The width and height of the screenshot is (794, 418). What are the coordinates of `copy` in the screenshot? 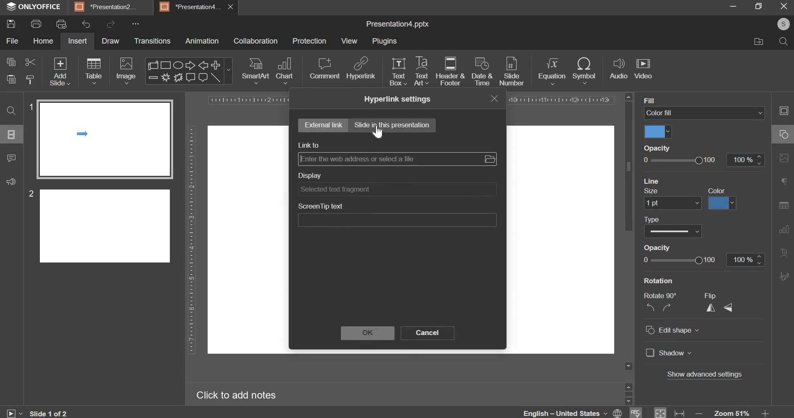 It's located at (11, 61).